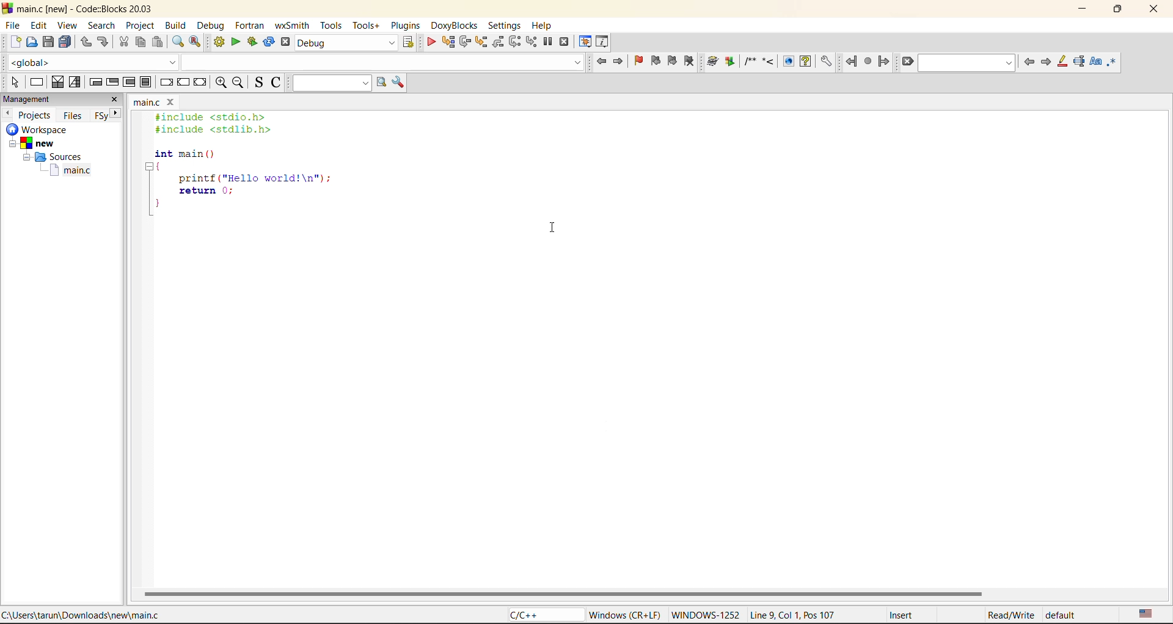  Describe the element at coordinates (626, 614) in the screenshot. I see `Windows (CR + LF)` at that location.